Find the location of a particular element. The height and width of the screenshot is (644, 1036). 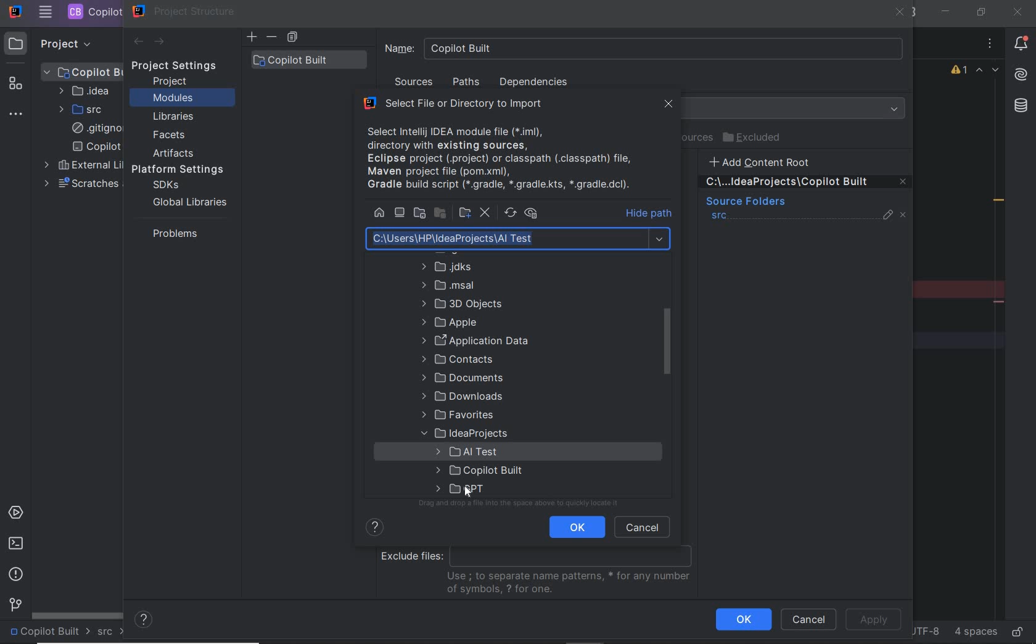

next is located at coordinates (160, 43).